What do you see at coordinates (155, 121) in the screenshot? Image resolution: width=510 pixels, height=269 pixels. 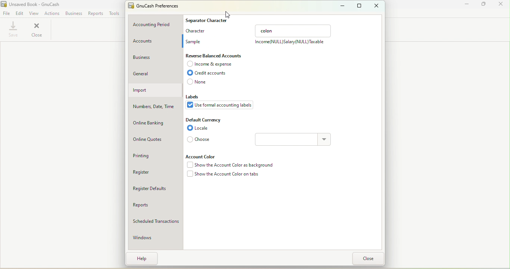 I see `Online banking` at bounding box center [155, 121].